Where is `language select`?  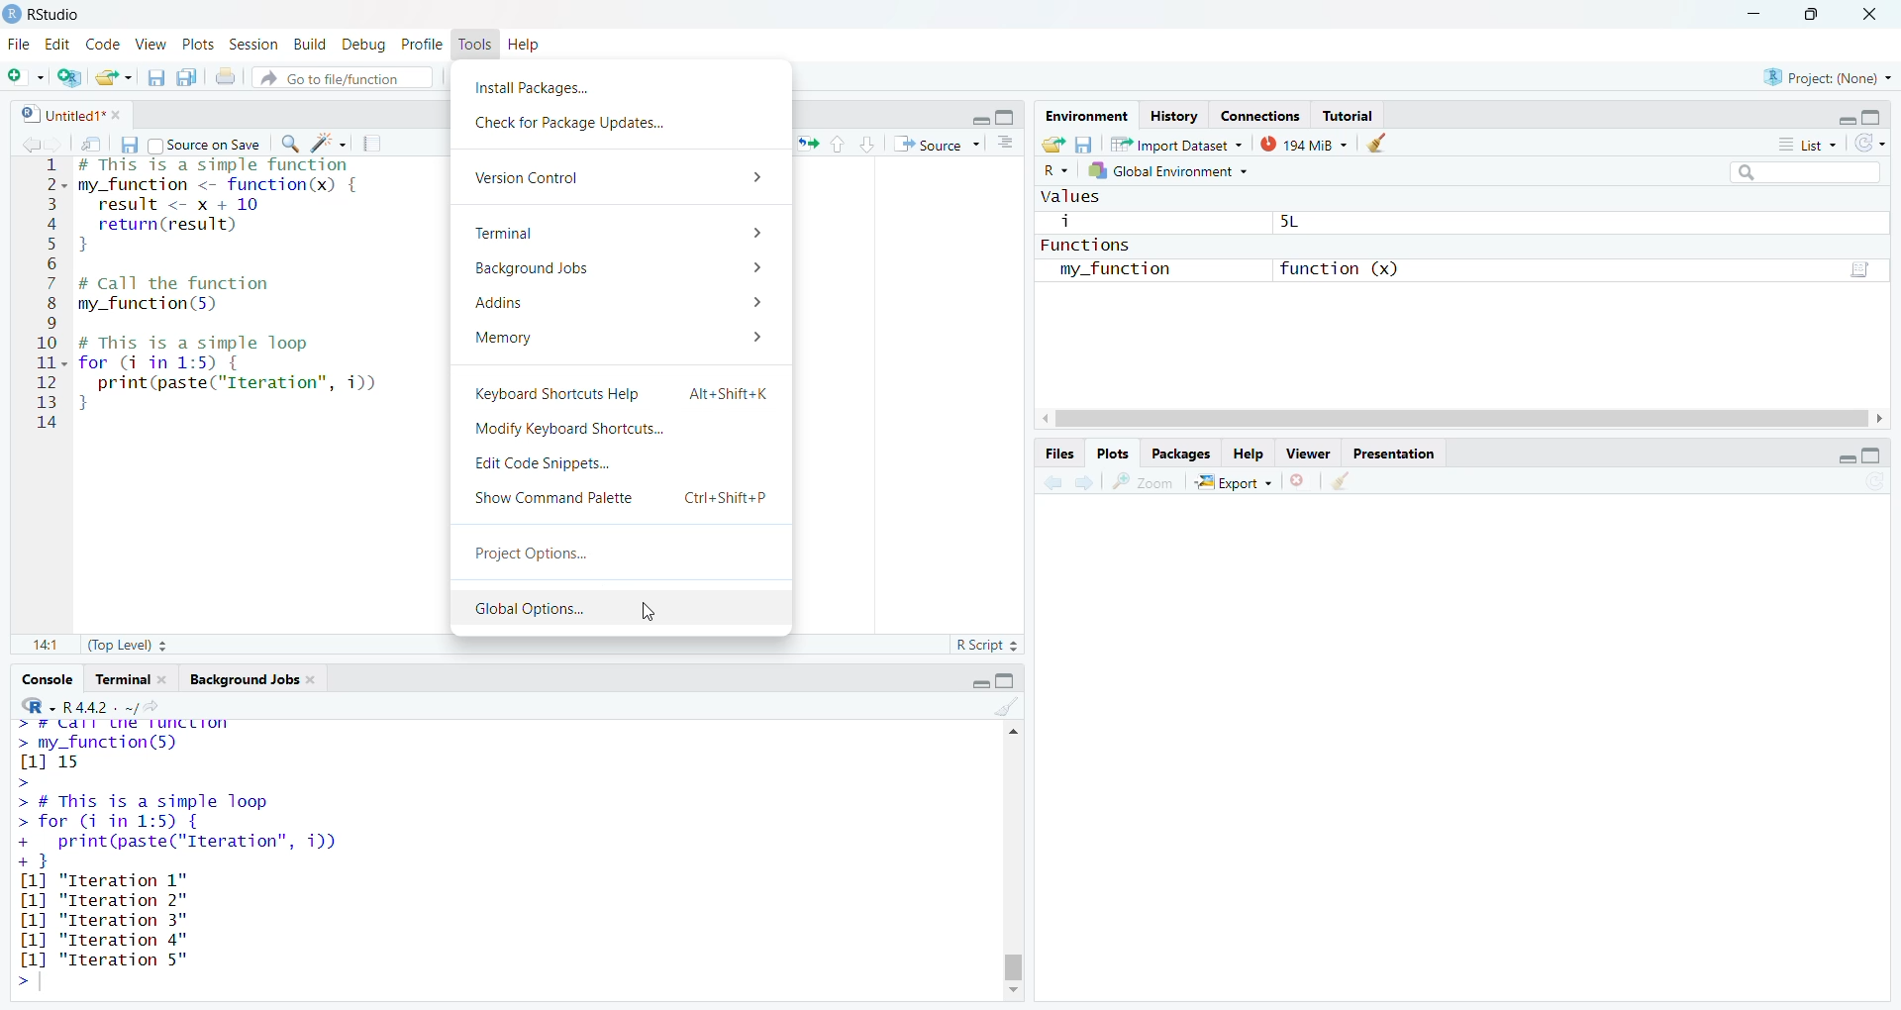 language select is located at coordinates (29, 705).